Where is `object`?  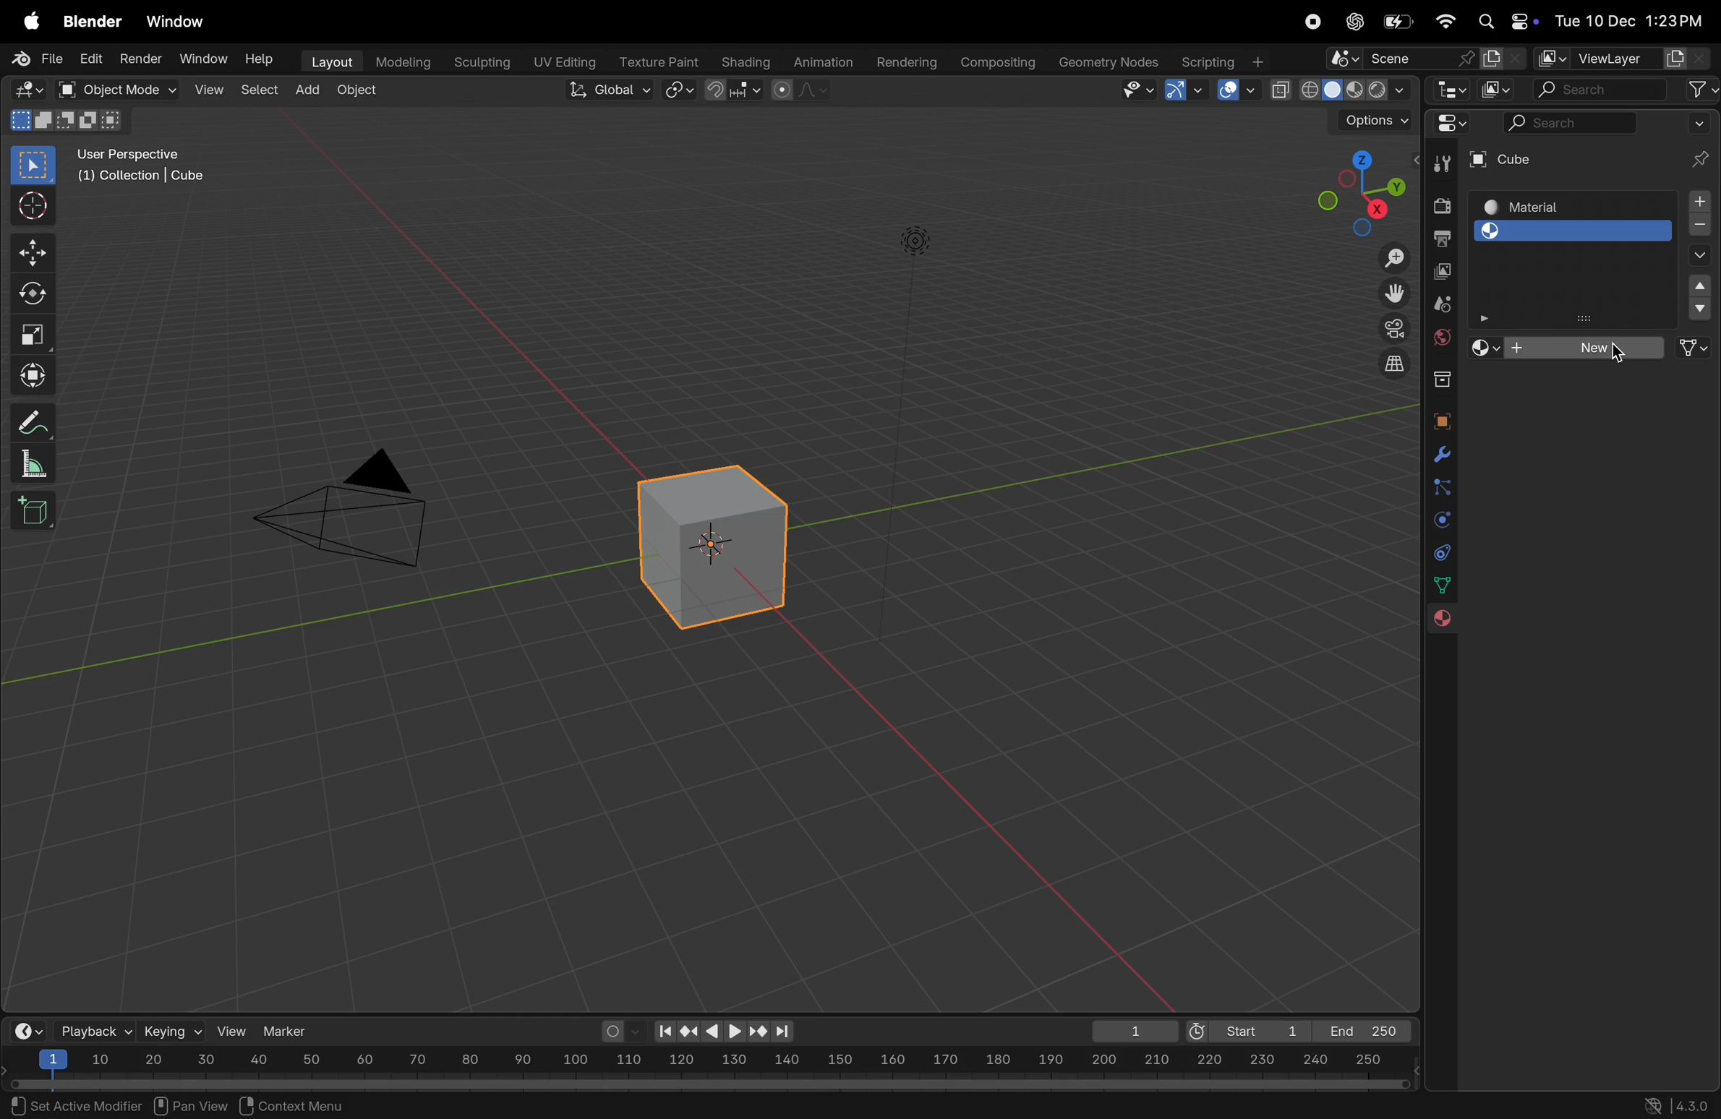 object is located at coordinates (1440, 421).